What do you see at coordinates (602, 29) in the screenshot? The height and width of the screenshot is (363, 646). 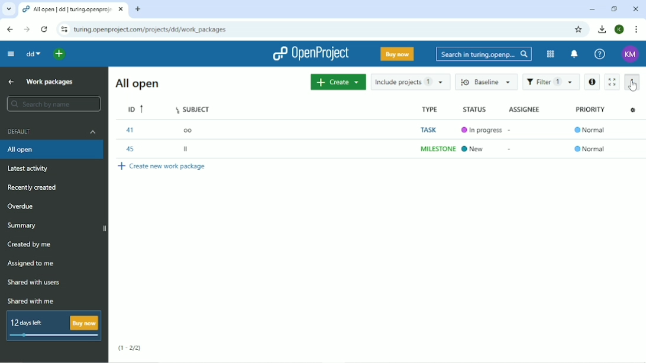 I see `Downloads` at bounding box center [602, 29].